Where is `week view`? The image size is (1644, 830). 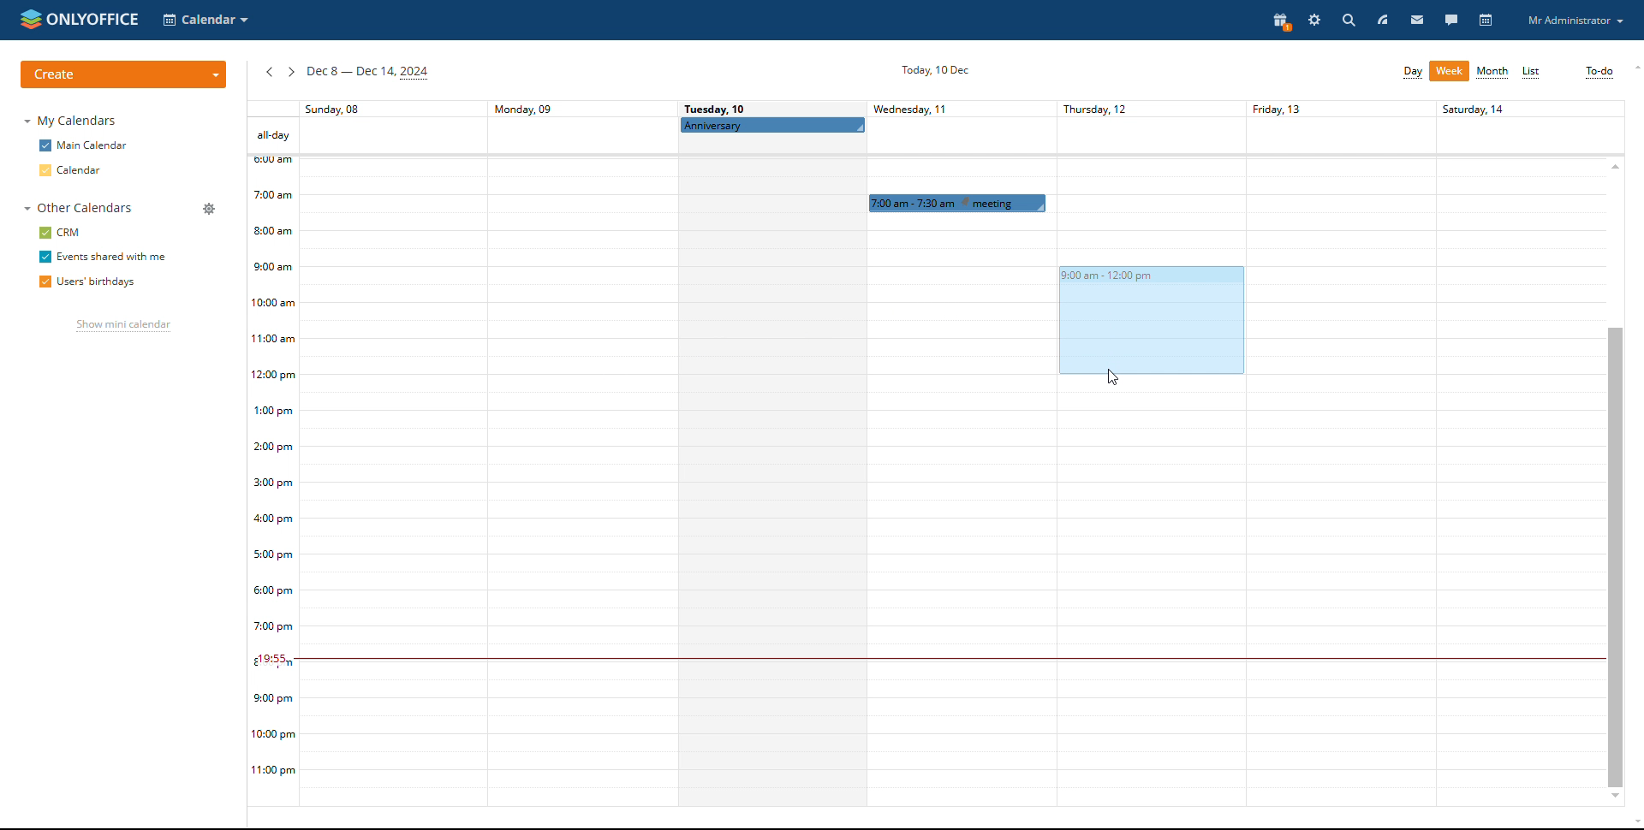 week view is located at coordinates (1450, 71).